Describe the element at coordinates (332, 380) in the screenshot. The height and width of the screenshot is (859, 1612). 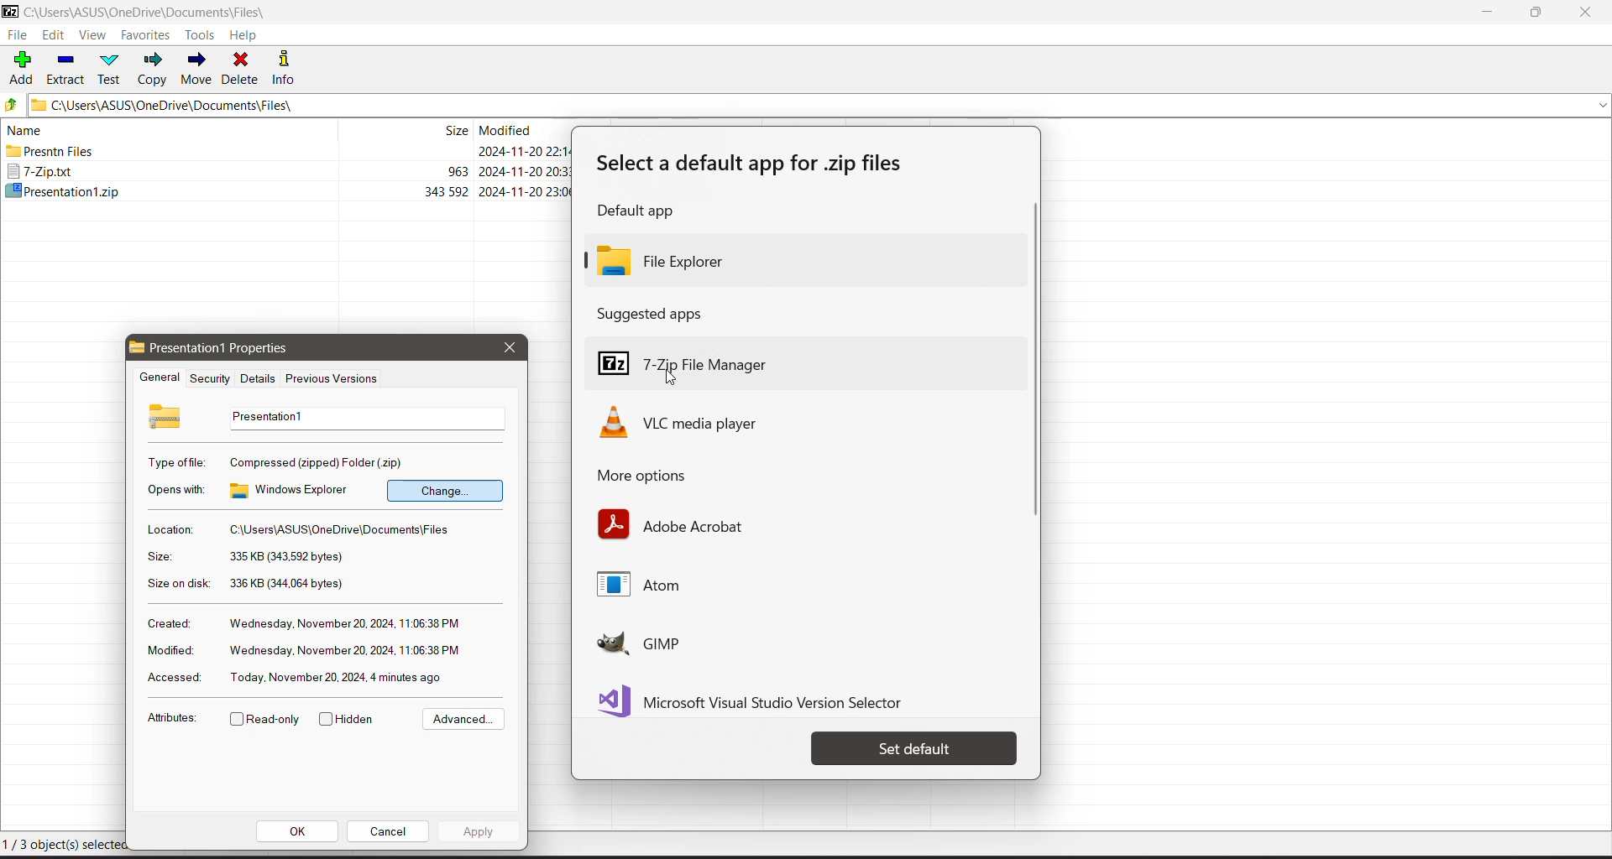
I see `Previous Versions` at that location.